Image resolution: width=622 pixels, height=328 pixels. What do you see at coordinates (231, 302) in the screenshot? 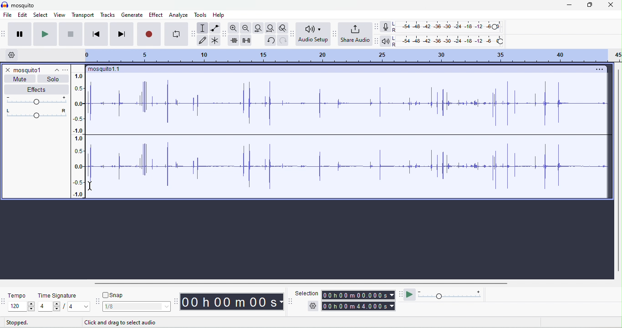
I see `time` at bounding box center [231, 302].